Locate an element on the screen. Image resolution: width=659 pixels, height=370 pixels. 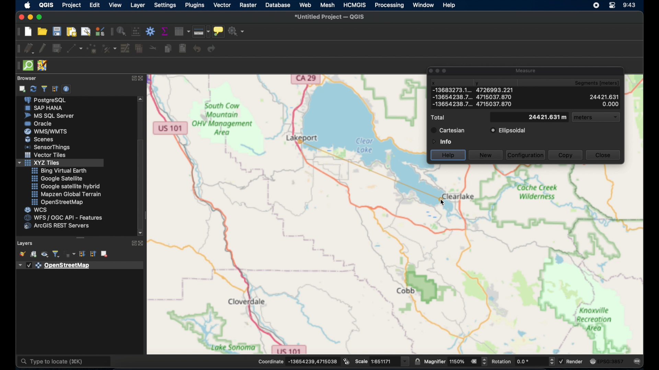
project is located at coordinates (72, 4).